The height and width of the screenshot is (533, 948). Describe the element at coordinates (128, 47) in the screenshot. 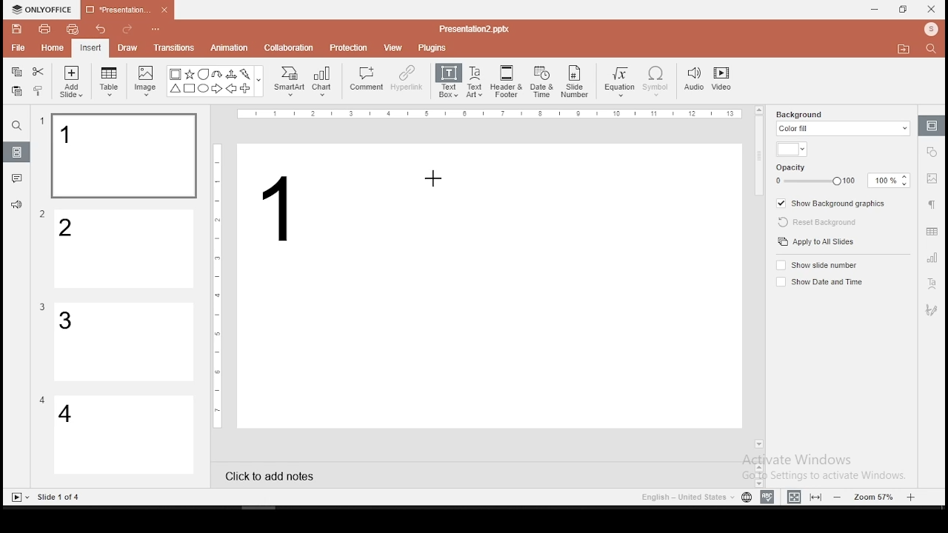

I see `draw` at that location.